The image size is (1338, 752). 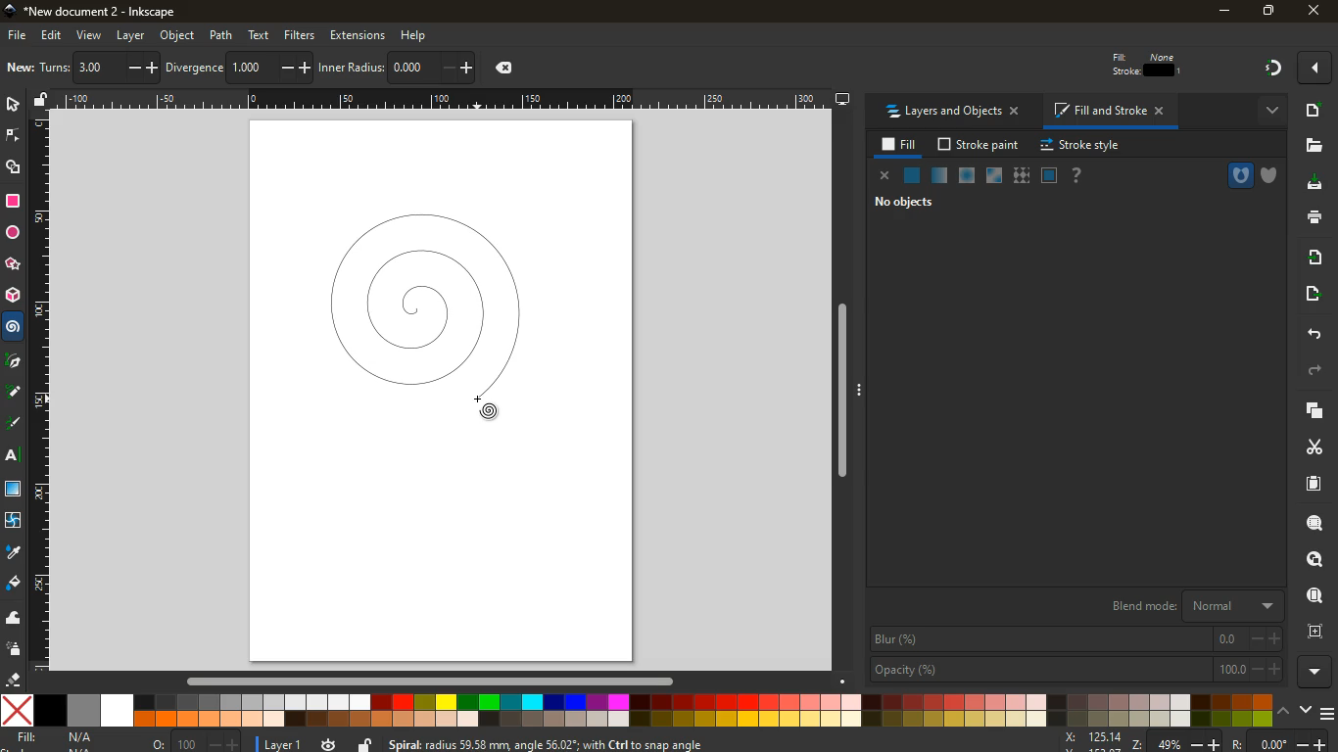 I want to click on send, so click(x=1313, y=293).